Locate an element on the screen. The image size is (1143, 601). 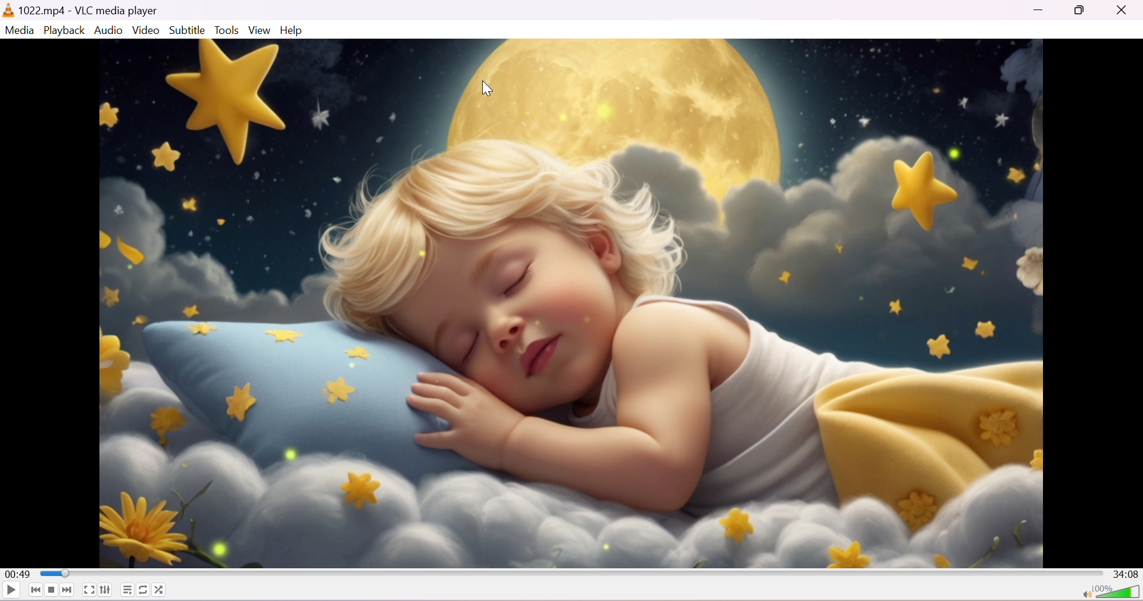
Tools is located at coordinates (227, 30).